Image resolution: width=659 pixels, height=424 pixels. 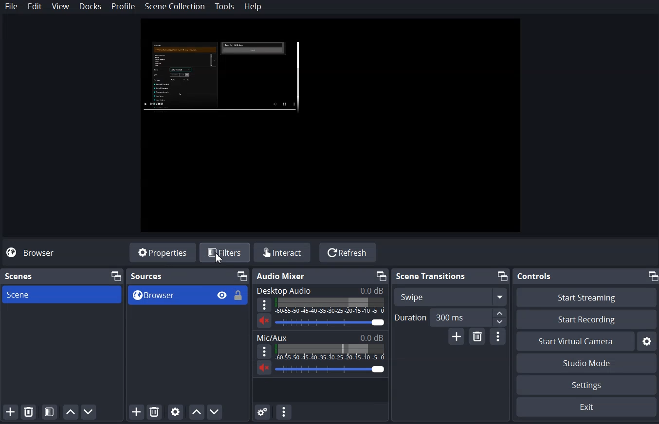 What do you see at coordinates (243, 276) in the screenshot?
I see `Maximize` at bounding box center [243, 276].